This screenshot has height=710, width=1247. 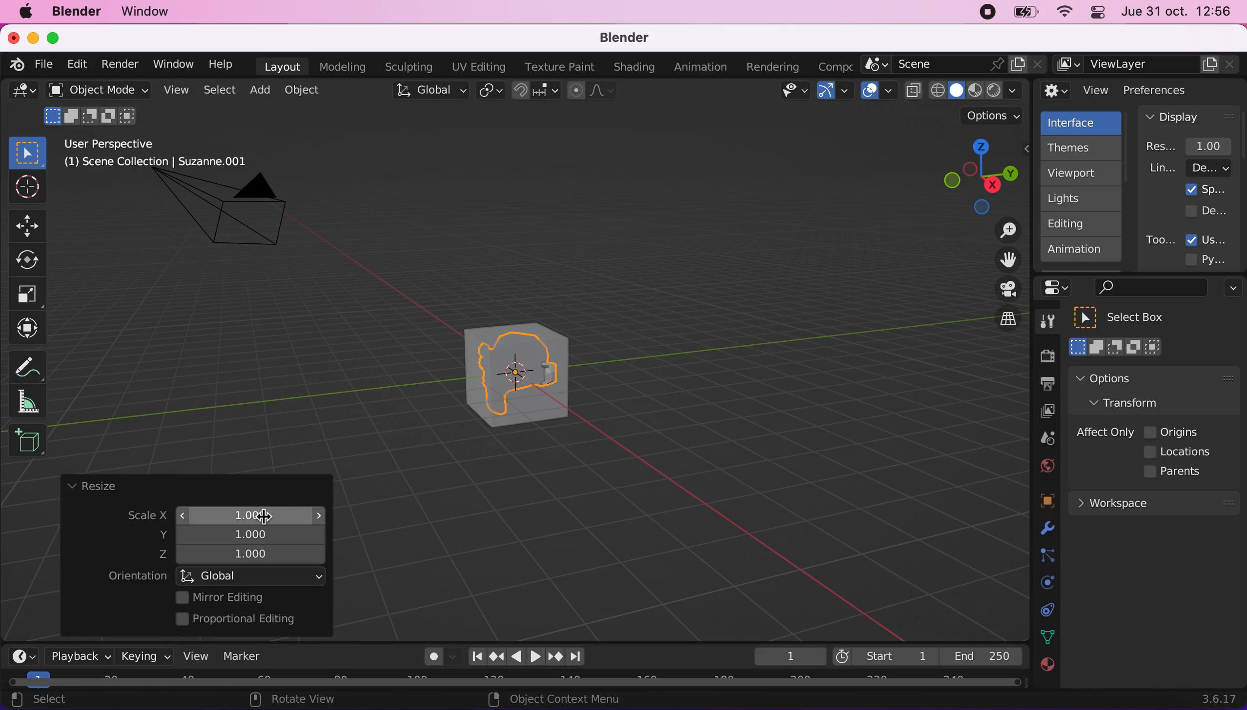 What do you see at coordinates (1045, 529) in the screenshot?
I see `physics` at bounding box center [1045, 529].